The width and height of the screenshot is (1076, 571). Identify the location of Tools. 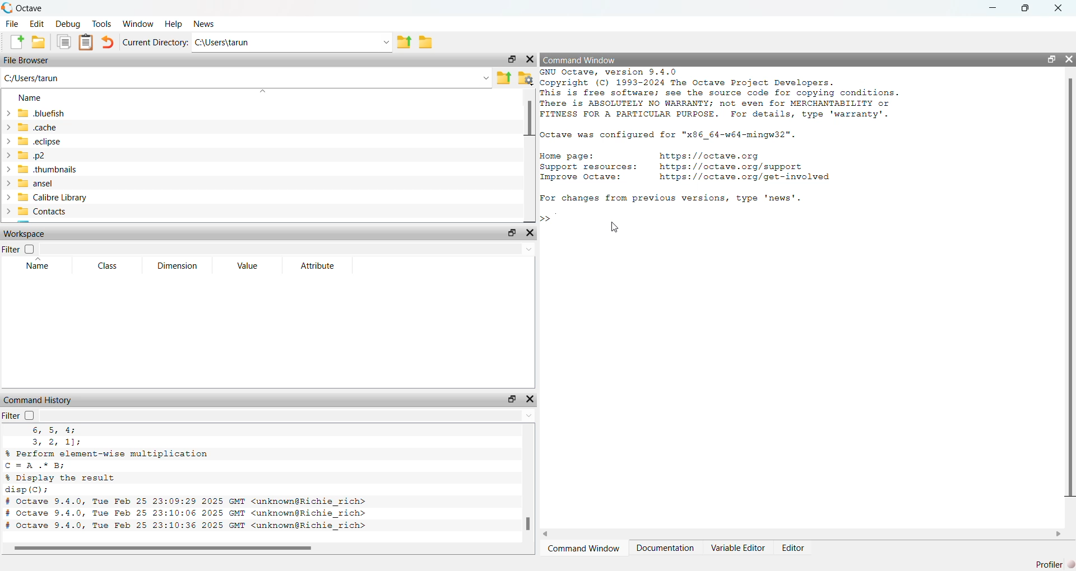
(102, 23).